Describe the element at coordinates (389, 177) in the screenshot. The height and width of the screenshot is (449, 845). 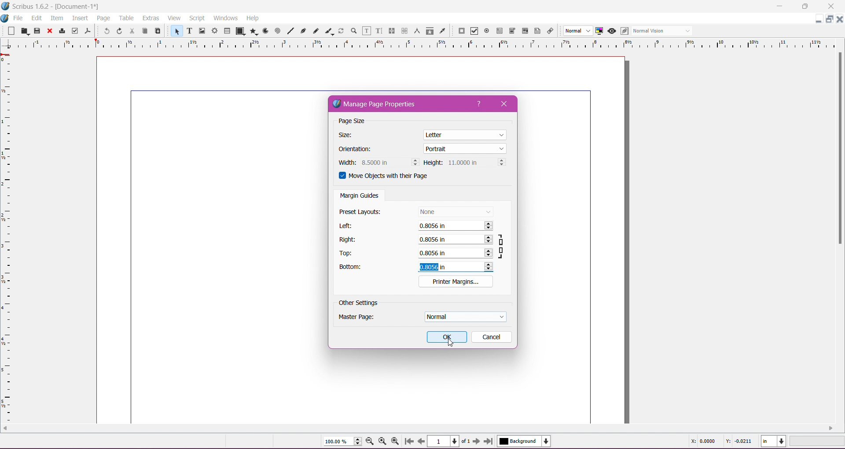
I see `Move objects with their Page  - enable/disable` at that location.